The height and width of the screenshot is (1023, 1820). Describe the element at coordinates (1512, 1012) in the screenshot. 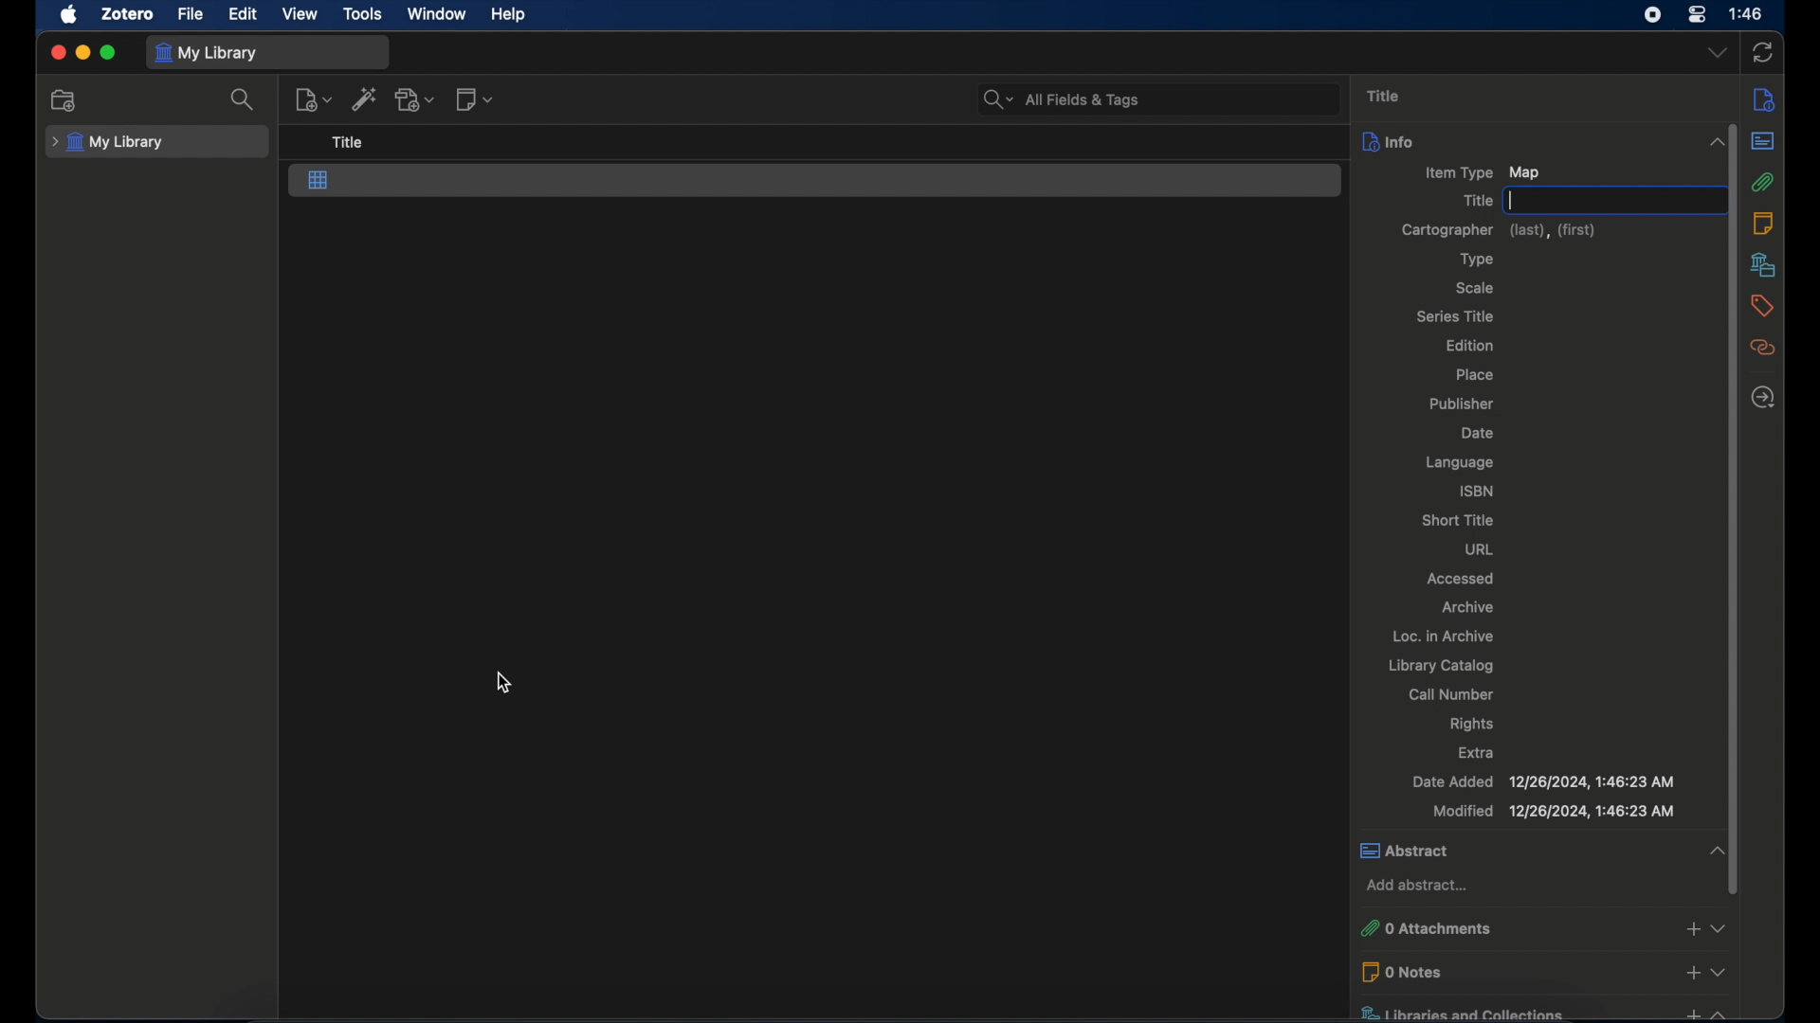

I see `libraries and collections` at that location.